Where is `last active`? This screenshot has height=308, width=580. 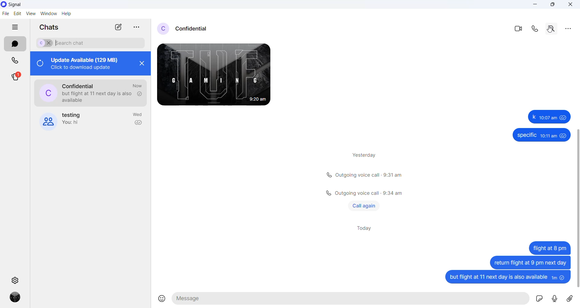 last active is located at coordinates (137, 86).